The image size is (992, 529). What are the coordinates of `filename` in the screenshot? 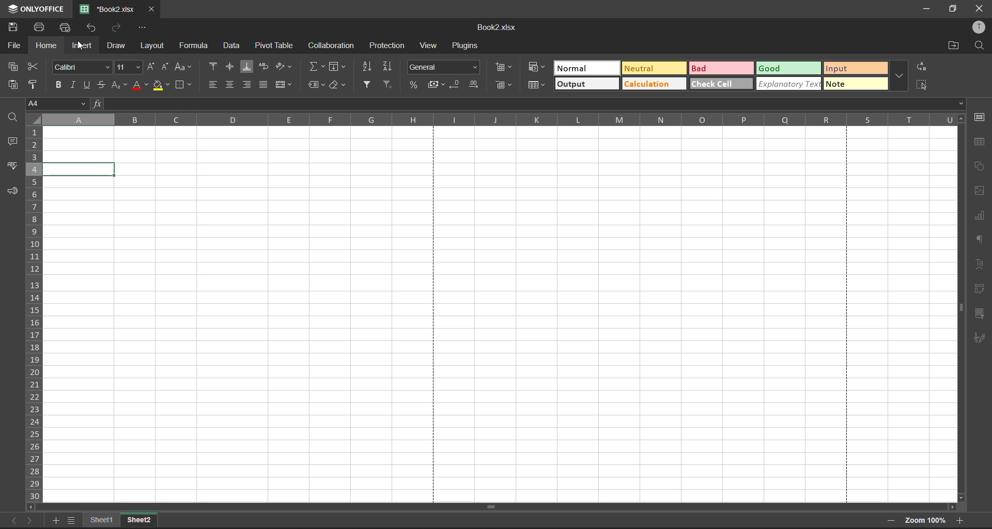 It's located at (108, 9).